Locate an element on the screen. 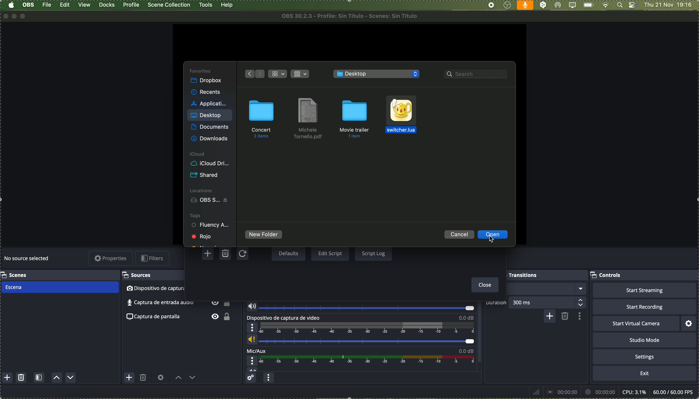 The width and height of the screenshot is (699, 399). fluency tag is located at coordinates (211, 226).